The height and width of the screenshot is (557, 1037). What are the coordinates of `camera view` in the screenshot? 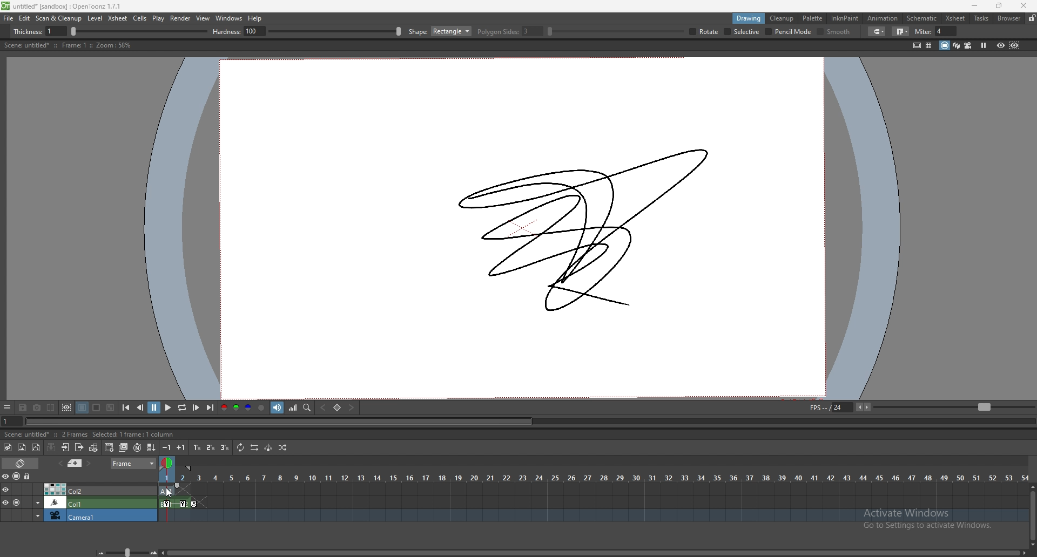 It's located at (968, 45).